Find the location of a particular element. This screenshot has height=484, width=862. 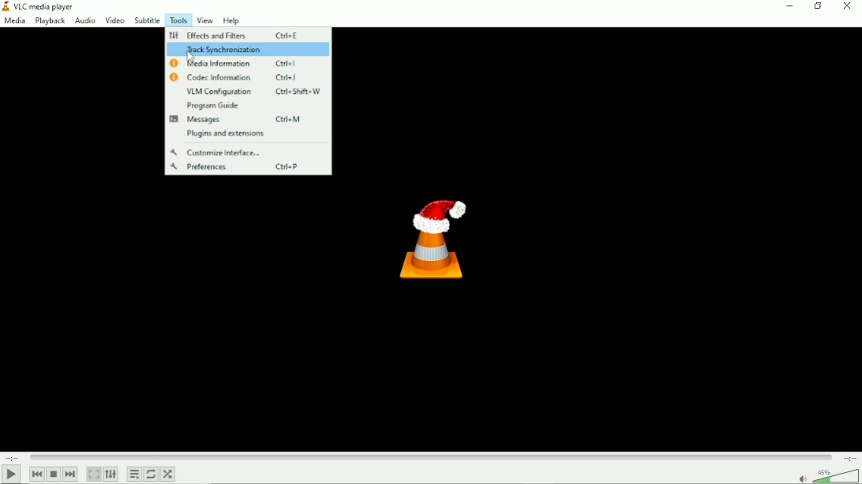

Playback is located at coordinates (49, 21).